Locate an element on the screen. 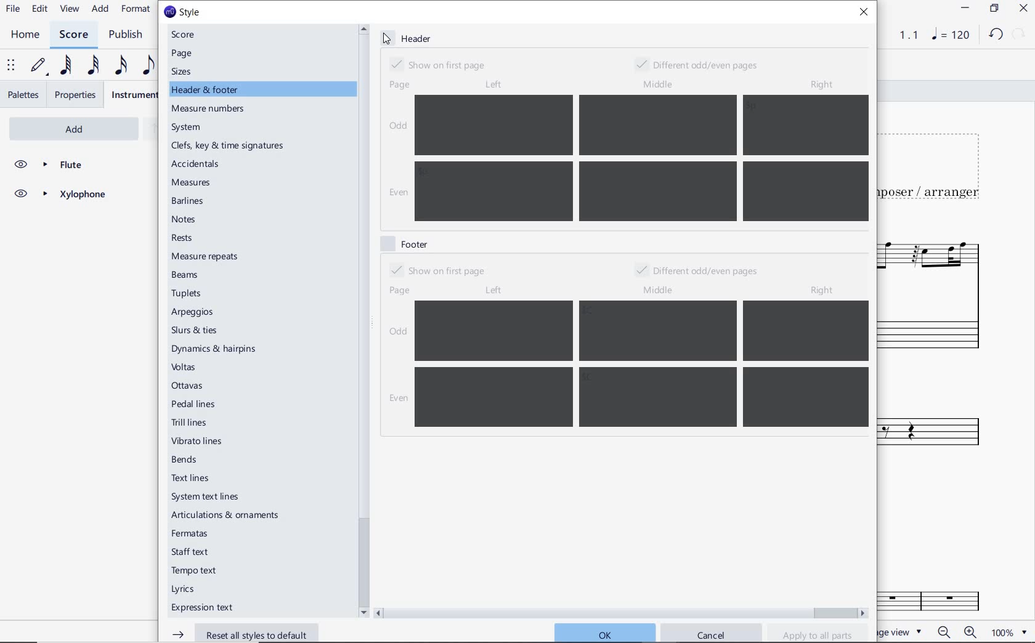 The height and width of the screenshot is (643, 1035). bends is located at coordinates (187, 460).